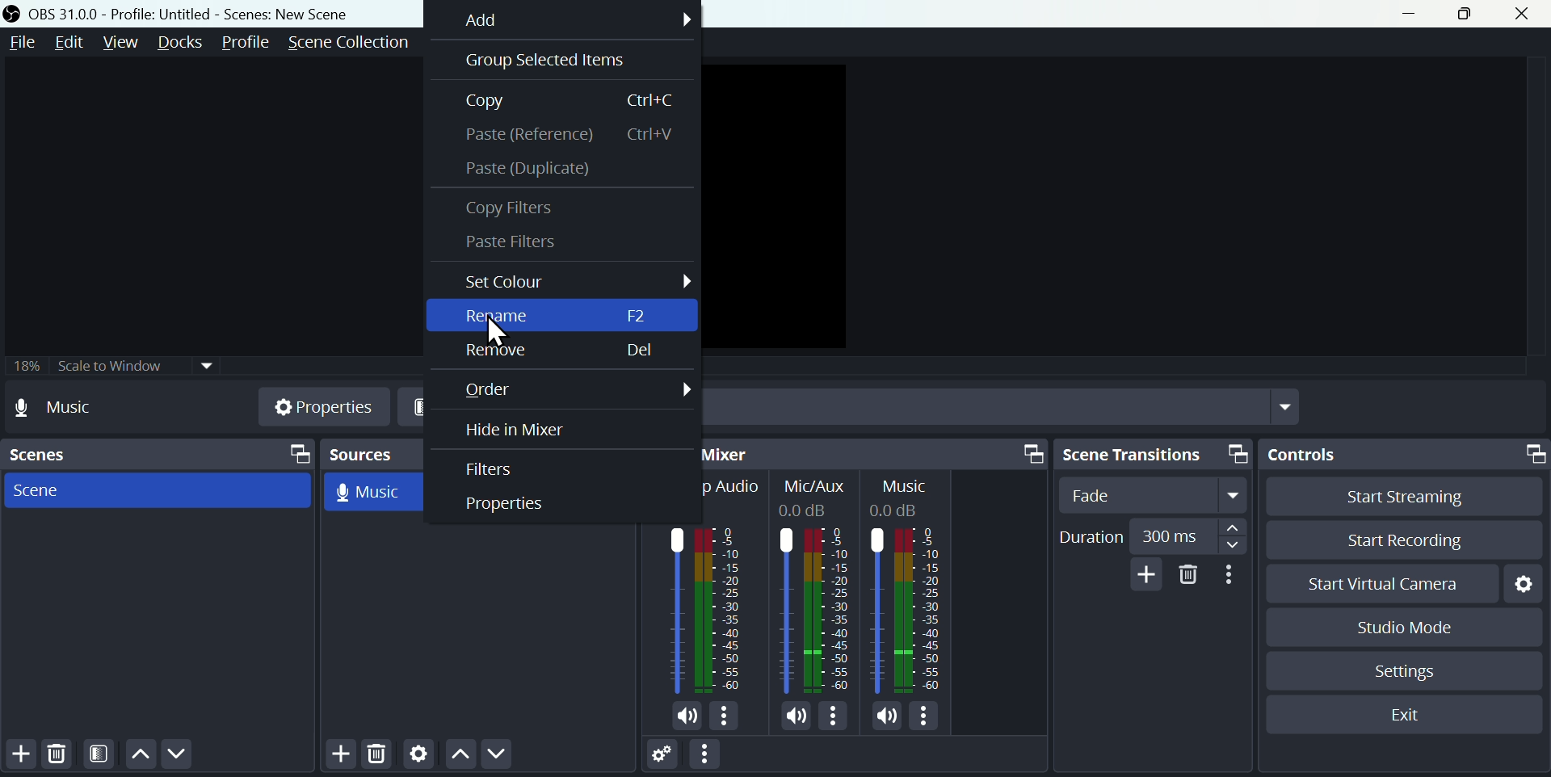 This screenshot has height=777, width=1551. I want to click on Remove, so click(551, 352).